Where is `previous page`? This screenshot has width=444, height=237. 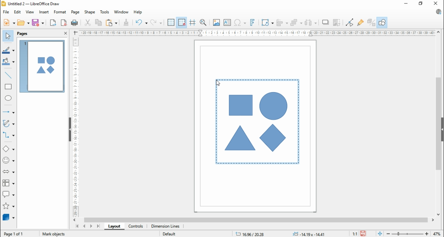 previous page is located at coordinates (84, 226).